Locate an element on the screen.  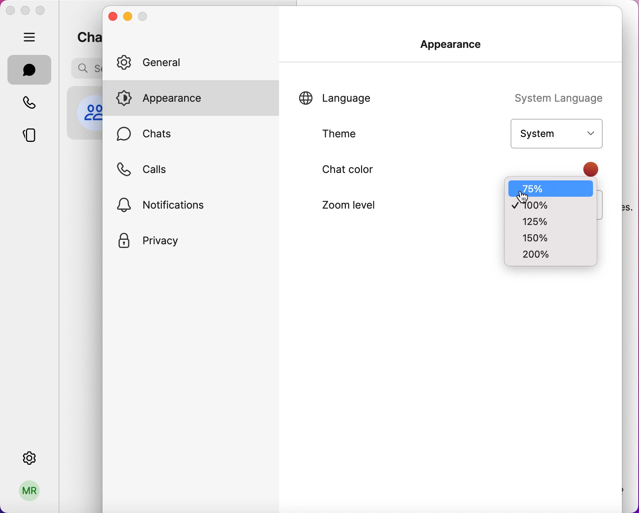
200% is located at coordinates (547, 254).